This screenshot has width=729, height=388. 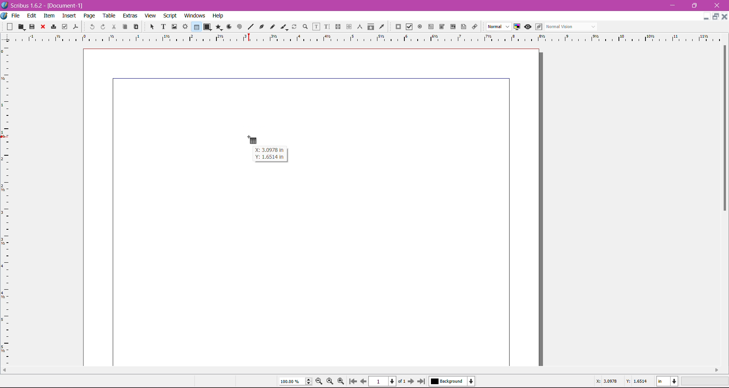 What do you see at coordinates (11, 26) in the screenshot?
I see `New` at bounding box center [11, 26].